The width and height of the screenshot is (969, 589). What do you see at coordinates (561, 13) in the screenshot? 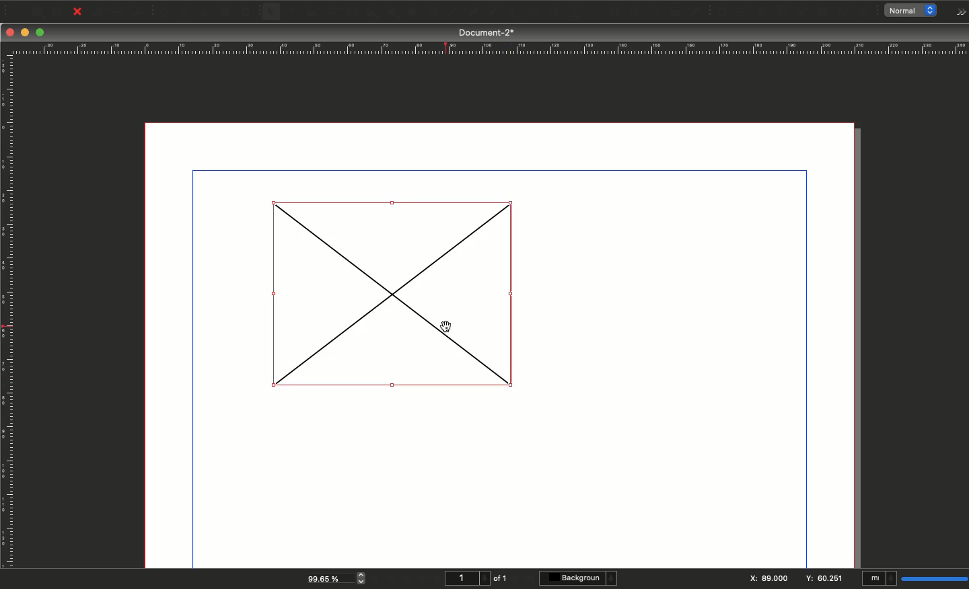
I see `Edit contents of frame` at bounding box center [561, 13].